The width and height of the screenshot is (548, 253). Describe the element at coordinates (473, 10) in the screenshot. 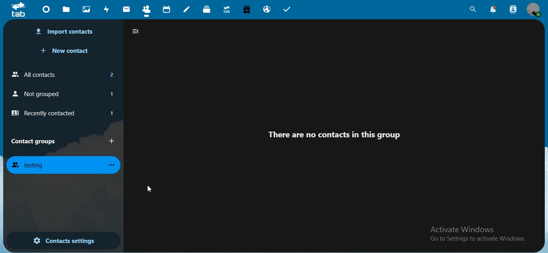

I see `unified search` at that location.